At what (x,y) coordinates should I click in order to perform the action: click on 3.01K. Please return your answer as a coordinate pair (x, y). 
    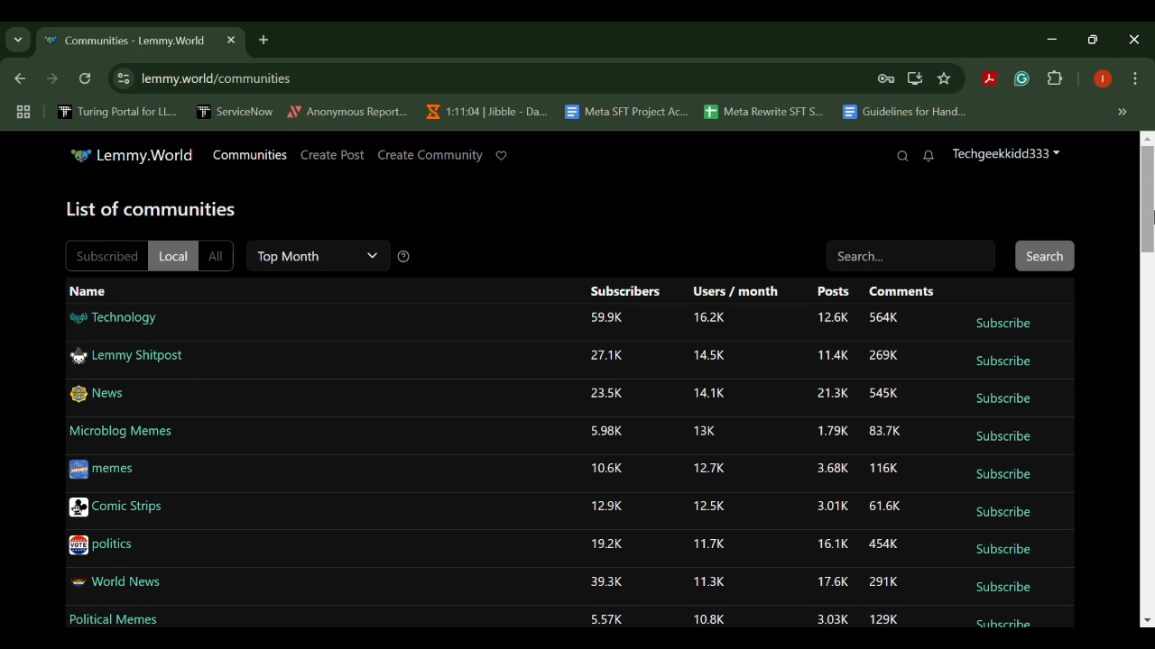
    Looking at the image, I should click on (830, 507).